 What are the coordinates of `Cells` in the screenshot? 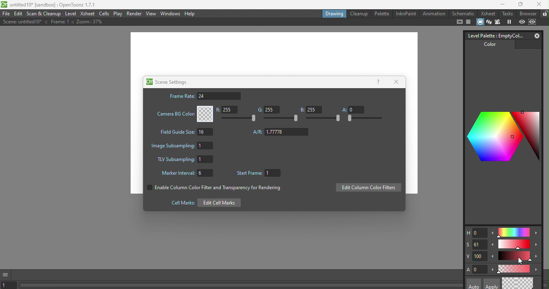 It's located at (104, 14).